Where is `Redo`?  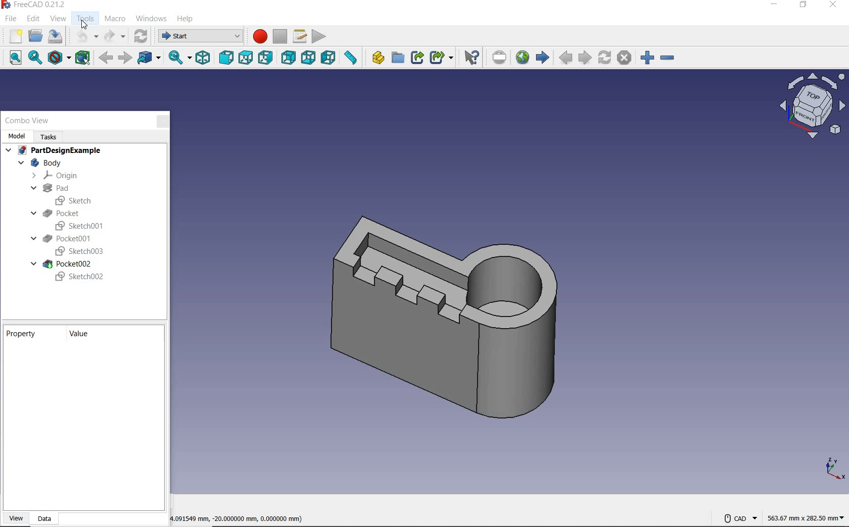 Redo is located at coordinates (114, 36).